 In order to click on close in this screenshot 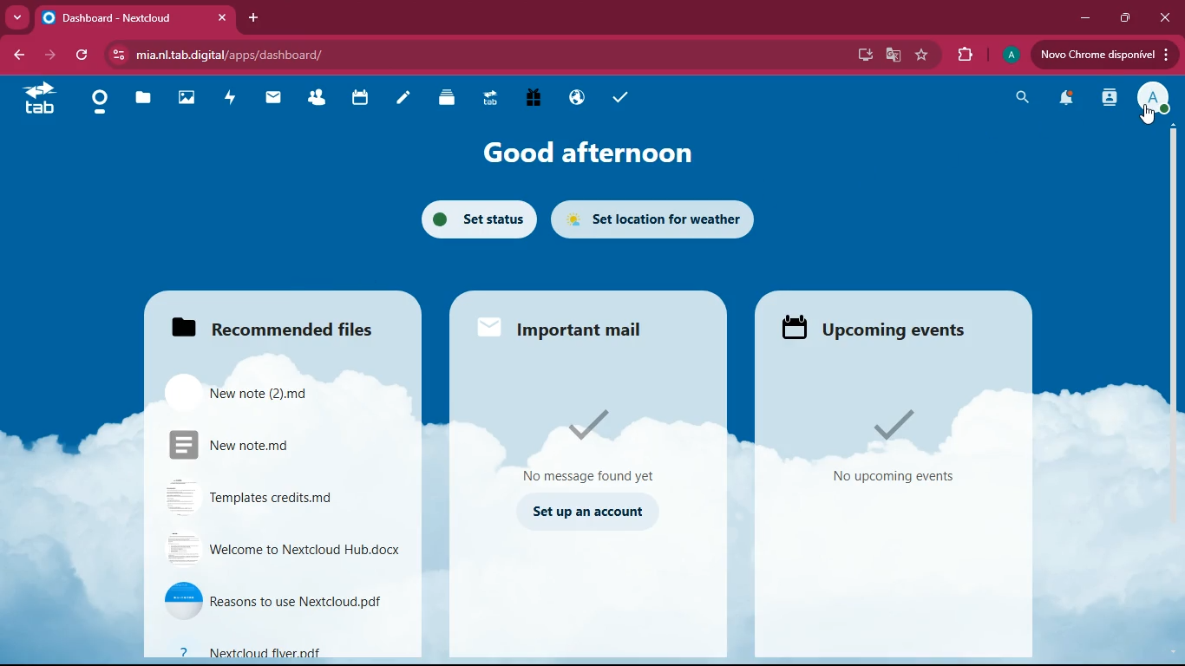, I will do `click(1166, 18)`.